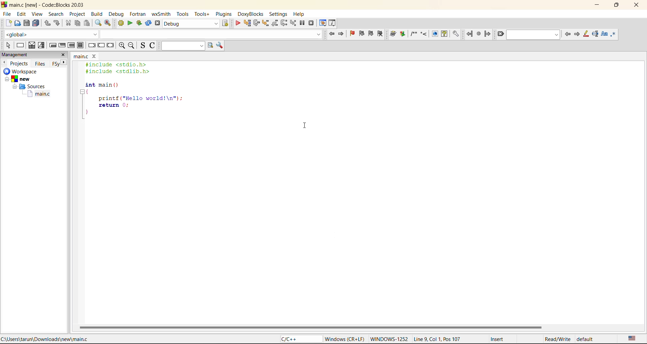  I want to click on wxsmith, so click(160, 15).